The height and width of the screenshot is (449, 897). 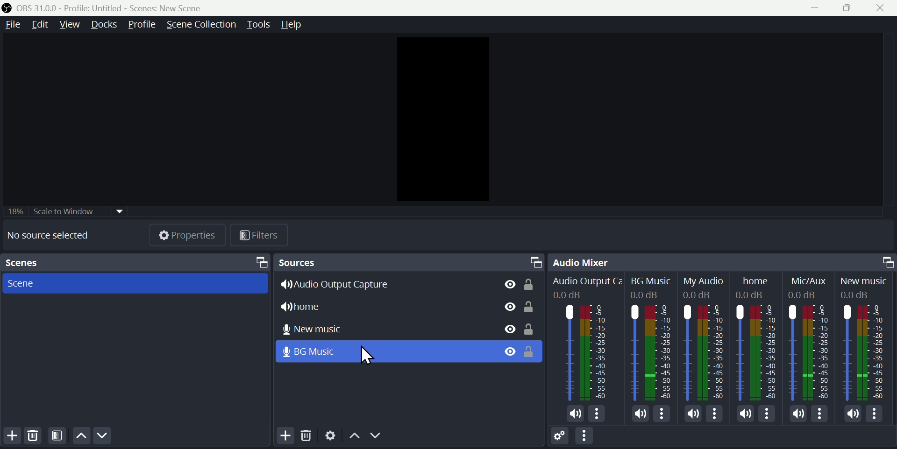 I want to click on eye, so click(x=505, y=352).